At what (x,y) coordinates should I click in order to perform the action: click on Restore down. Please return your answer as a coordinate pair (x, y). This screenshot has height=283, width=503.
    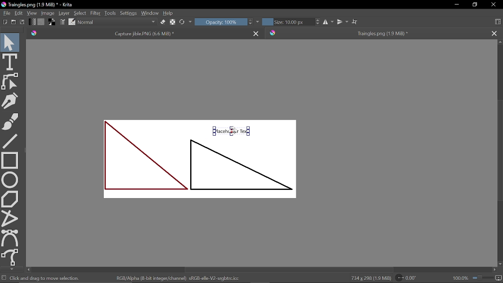
    Looking at the image, I should click on (474, 5).